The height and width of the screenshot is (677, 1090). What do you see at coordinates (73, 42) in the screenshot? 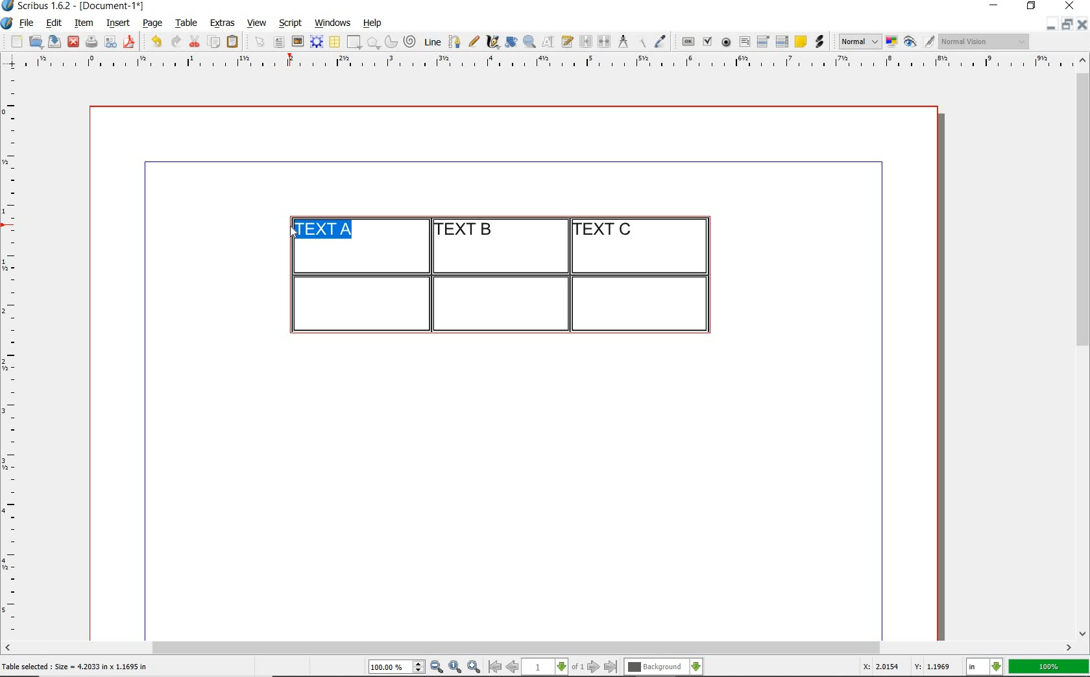
I see `close` at bounding box center [73, 42].